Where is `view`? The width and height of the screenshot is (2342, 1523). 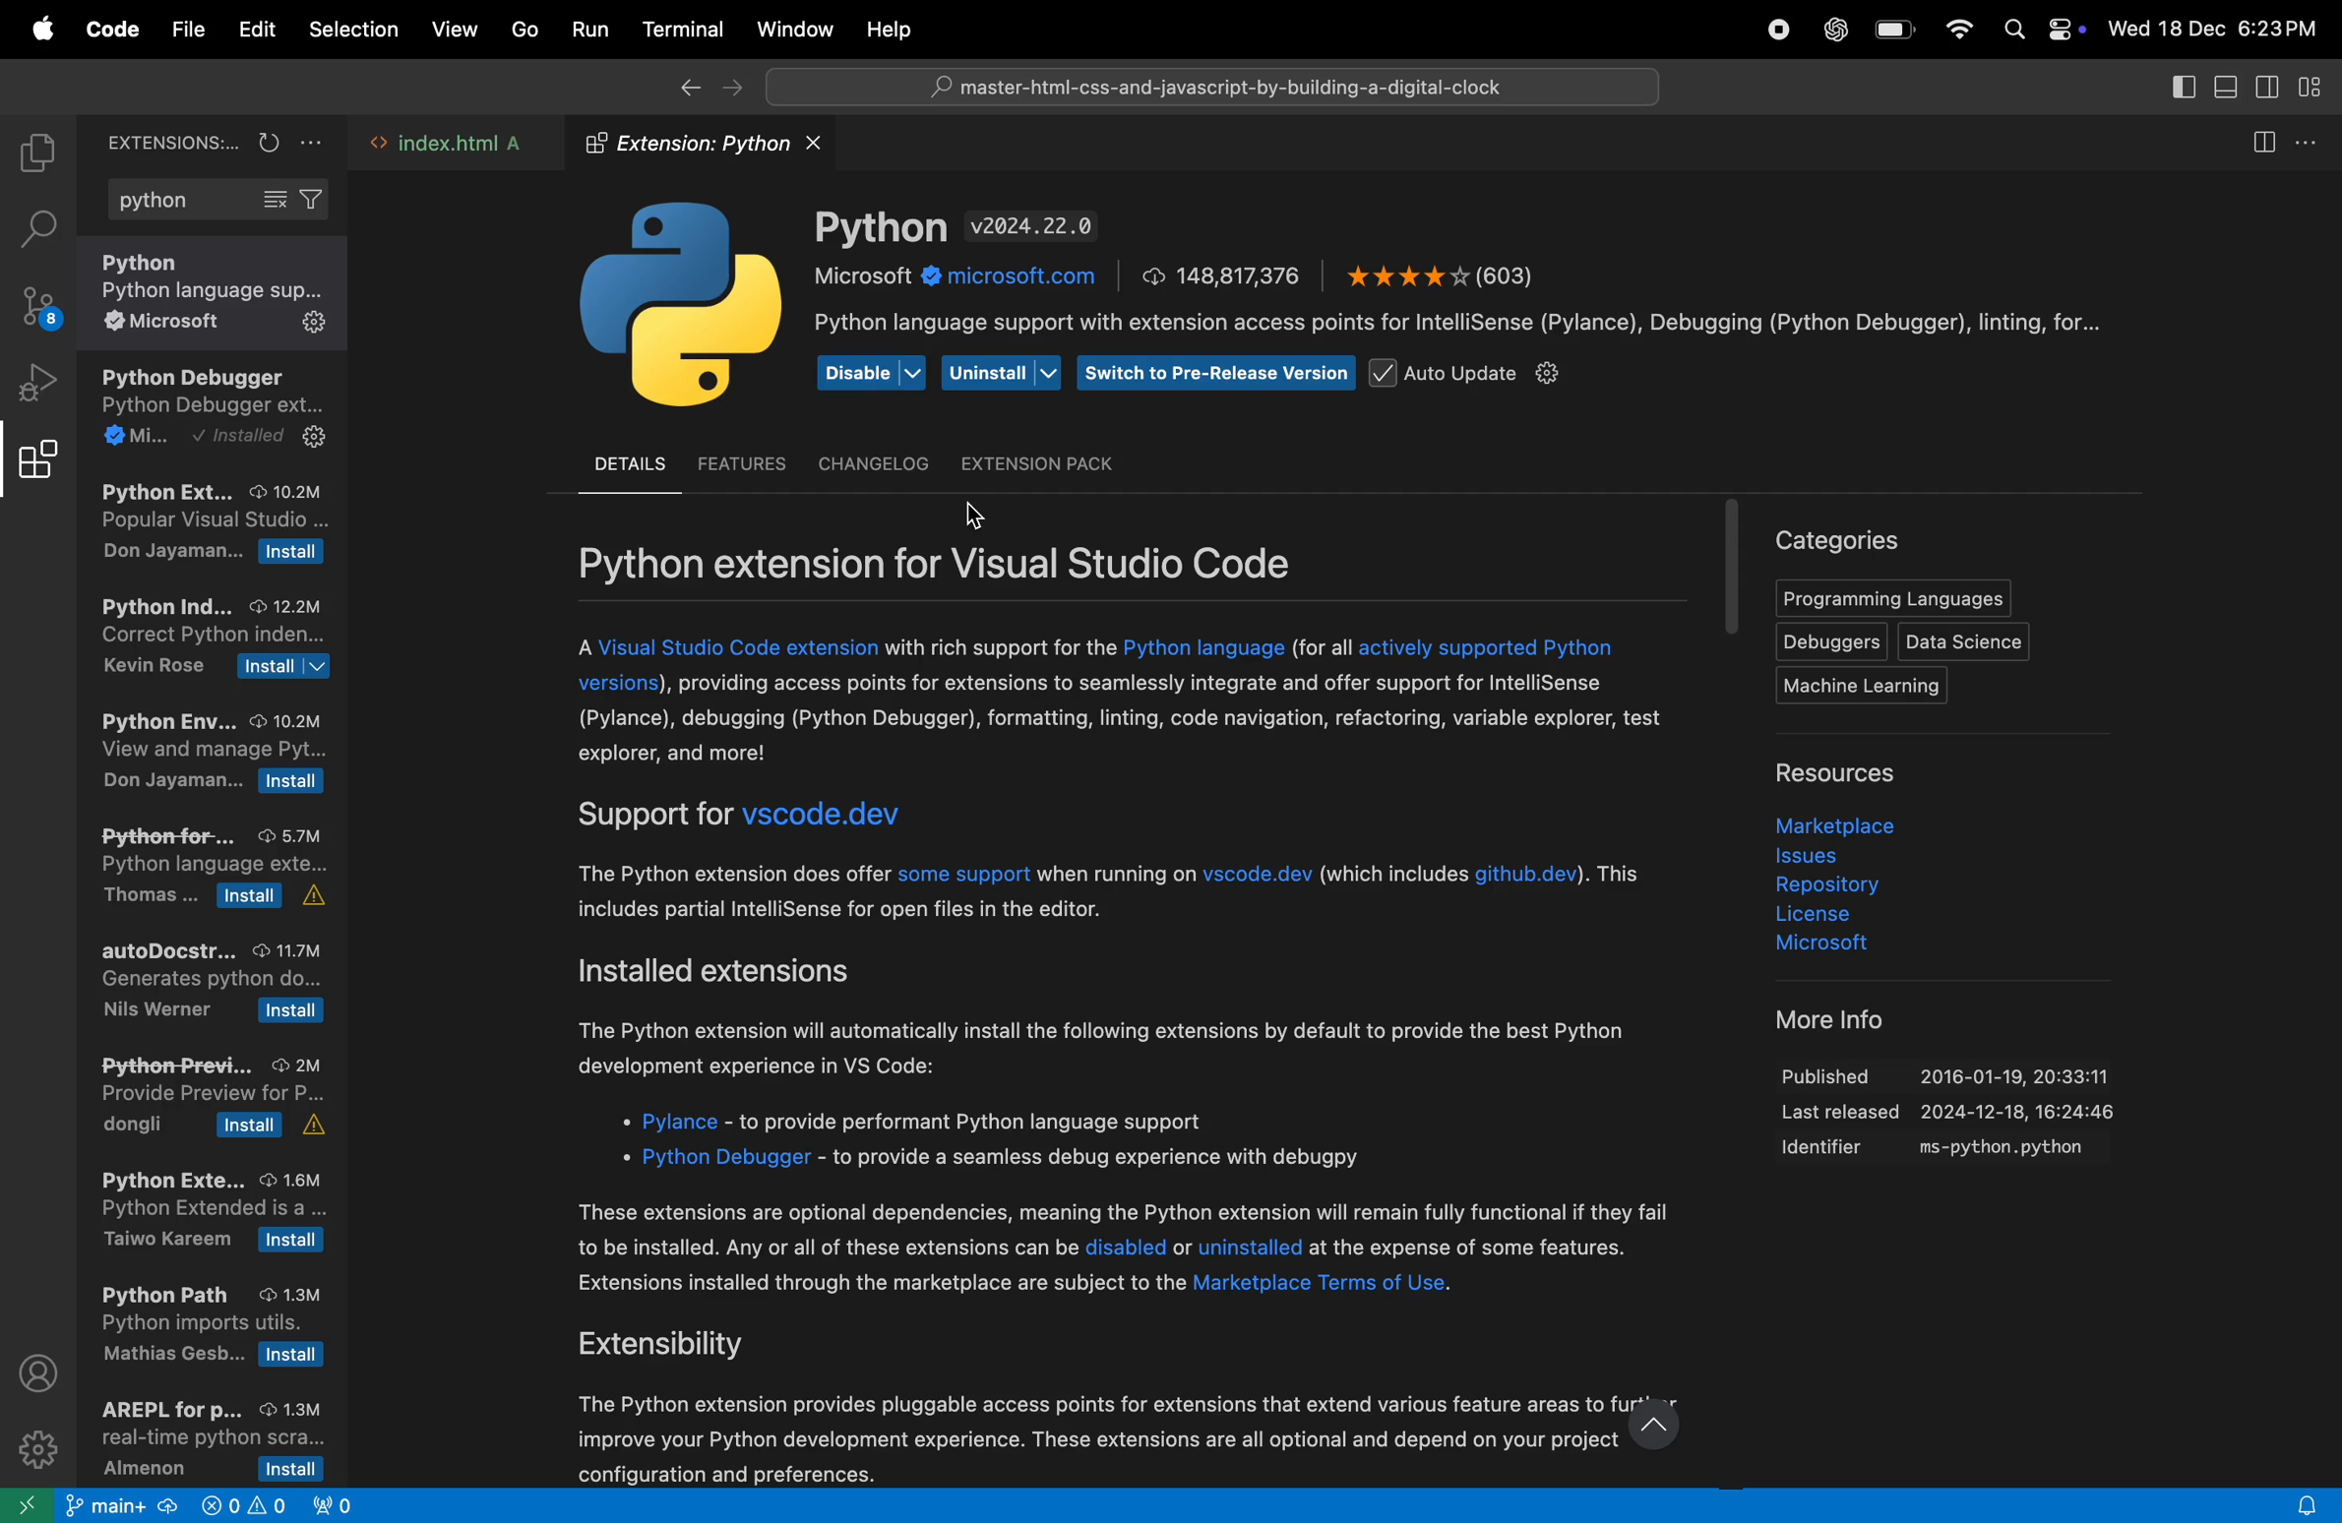
view is located at coordinates (450, 30).